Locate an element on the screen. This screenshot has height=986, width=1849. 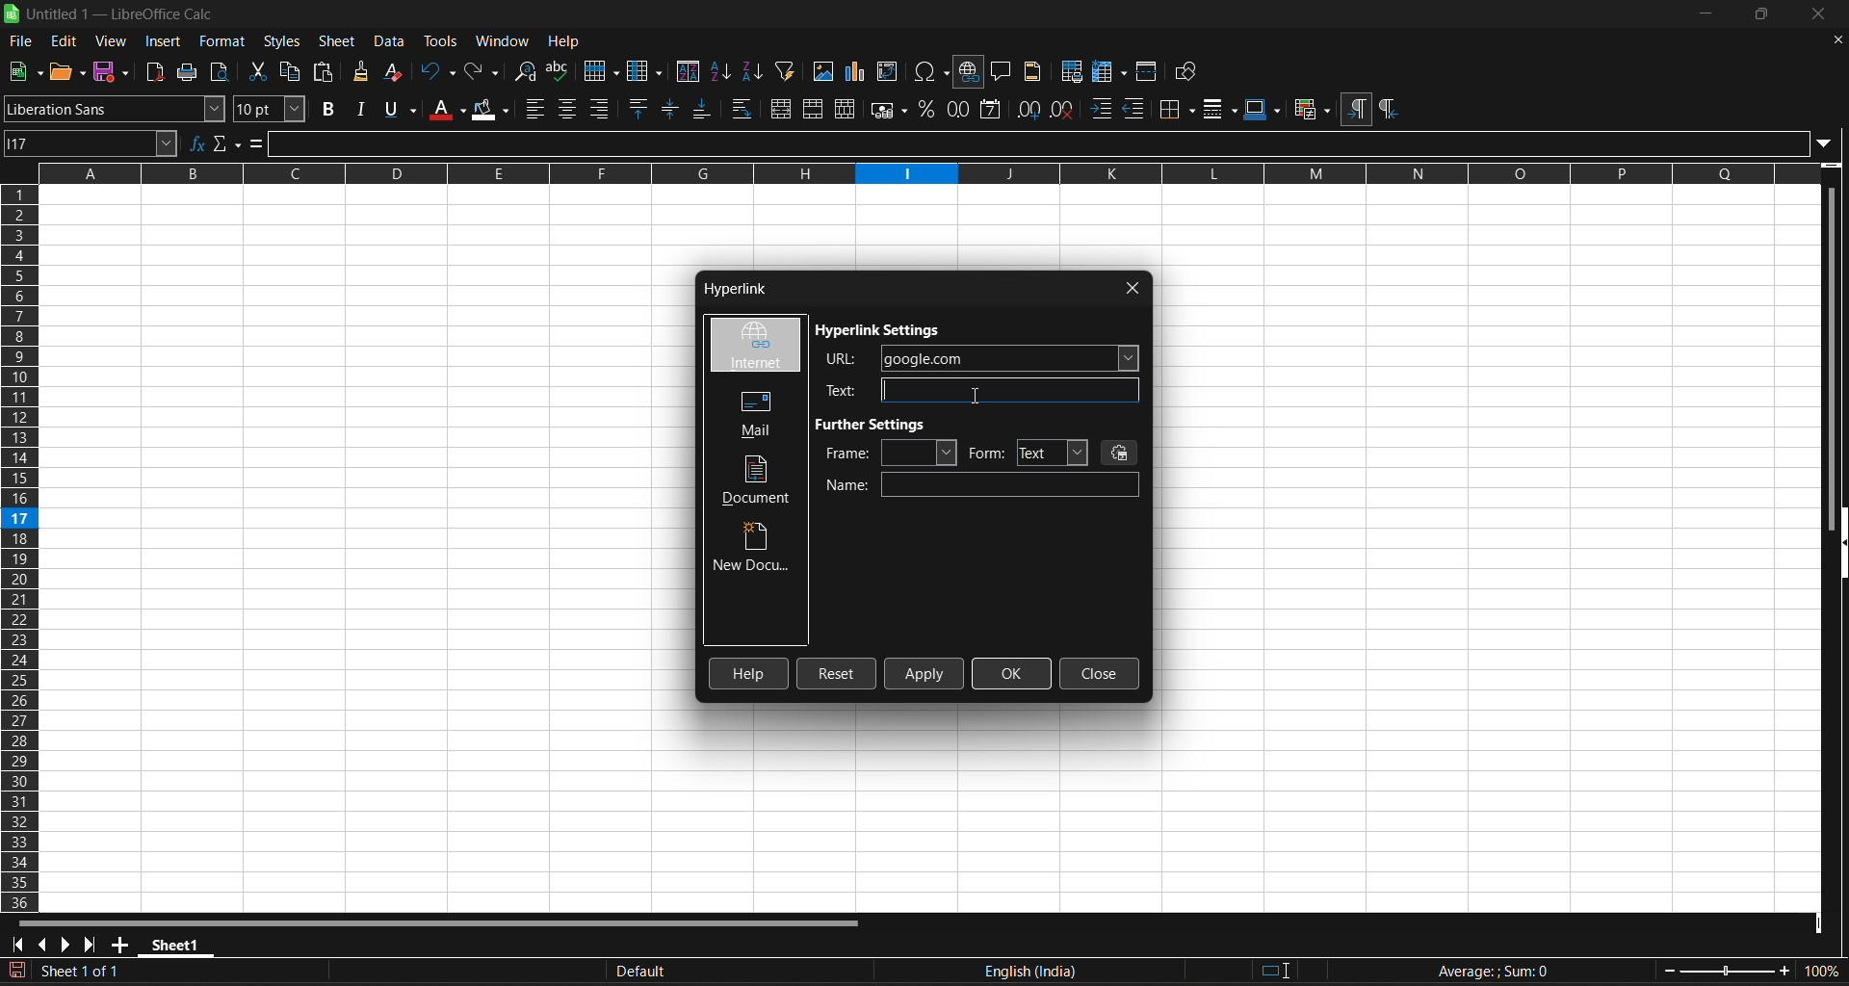
events is located at coordinates (1121, 452).